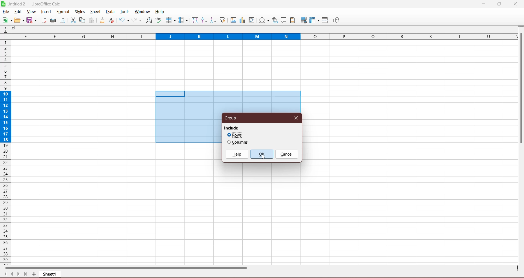 The image size is (524, 278). Describe the element at coordinates (516, 4) in the screenshot. I see `Close` at that location.